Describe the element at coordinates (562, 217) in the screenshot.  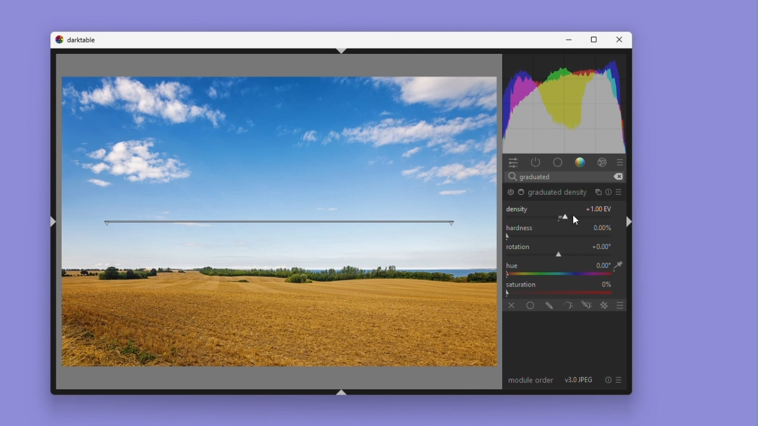
I see `Module Parameter Adjustment Slider` at that location.